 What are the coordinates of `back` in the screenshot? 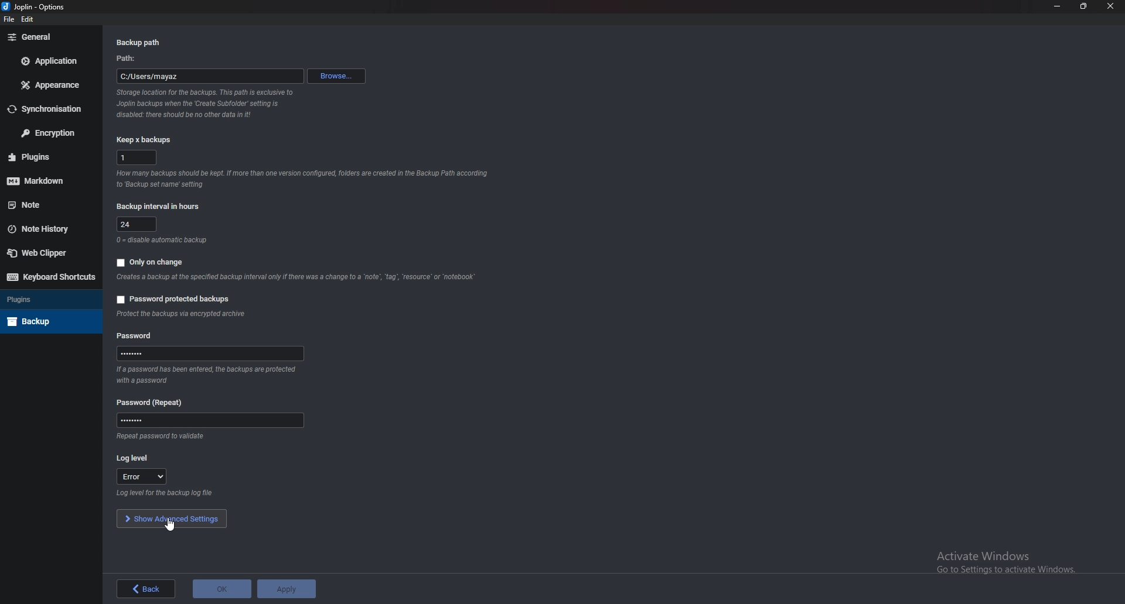 It's located at (146, 589).